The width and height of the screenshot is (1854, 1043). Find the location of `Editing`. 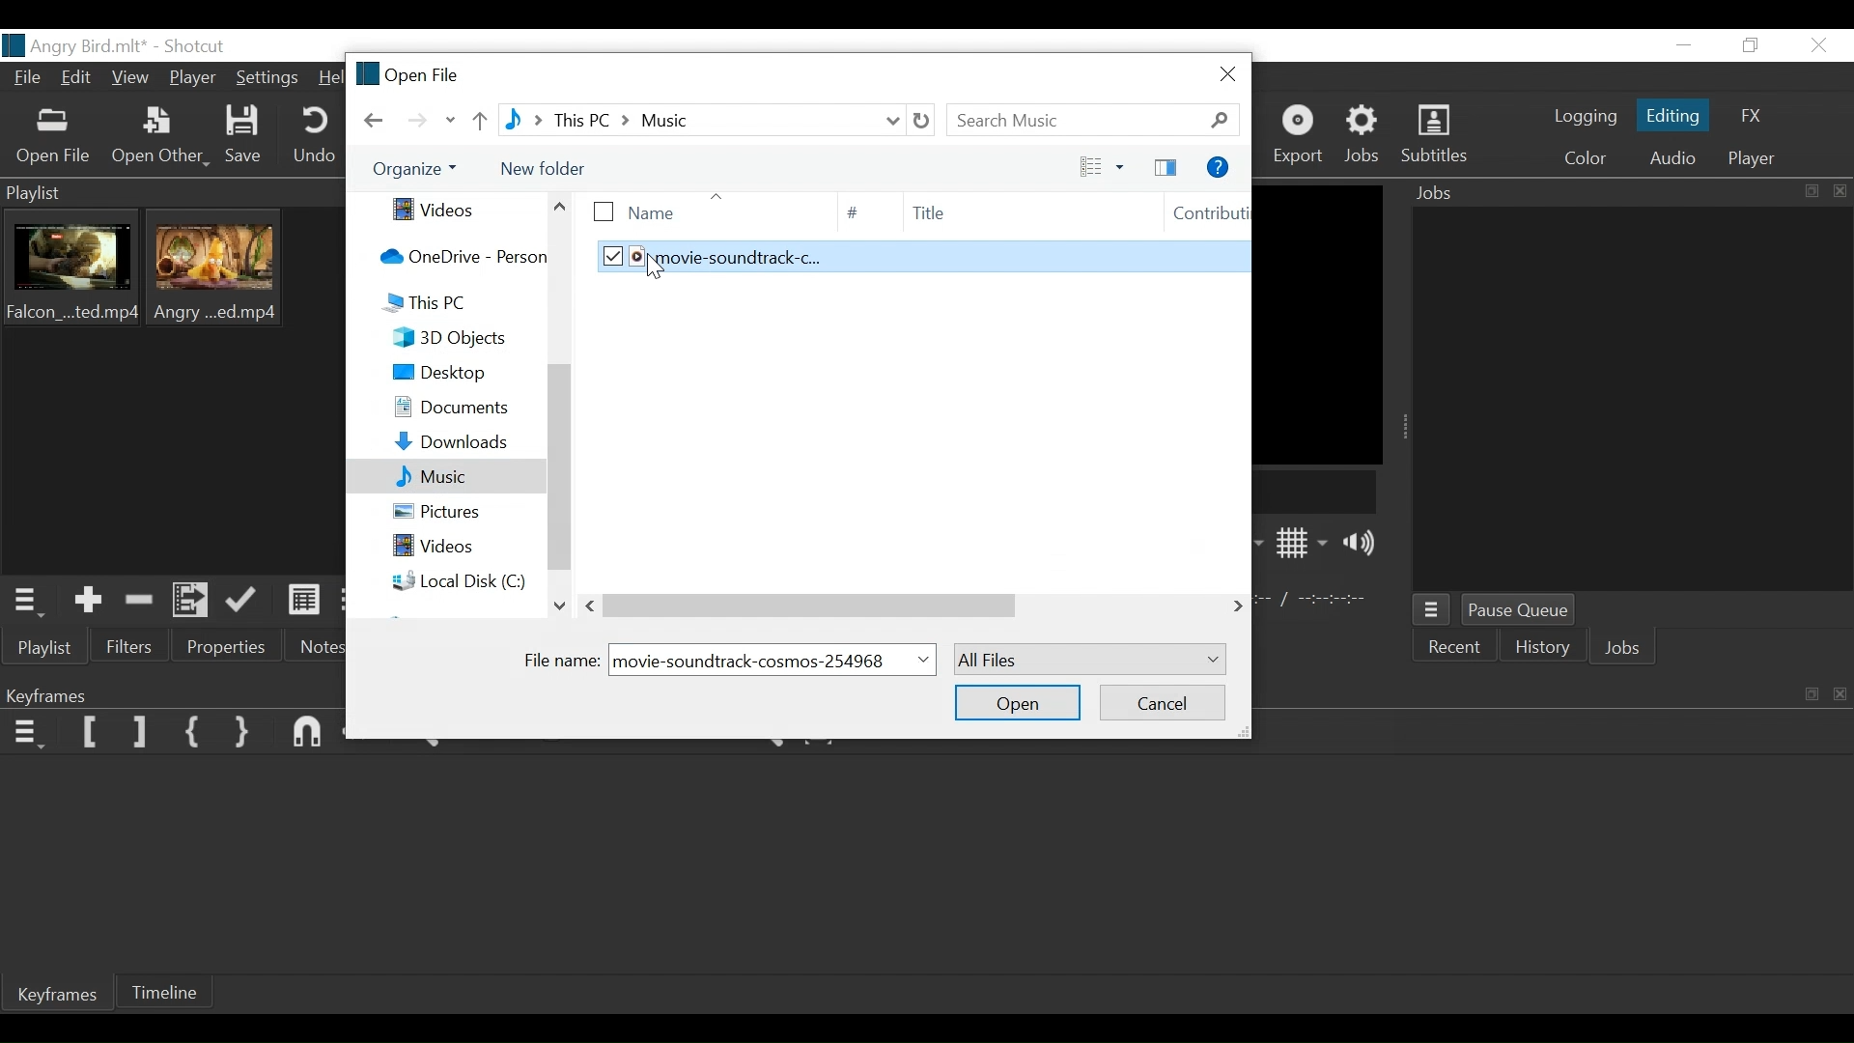

Editing is located at coordinates (1671, 114).